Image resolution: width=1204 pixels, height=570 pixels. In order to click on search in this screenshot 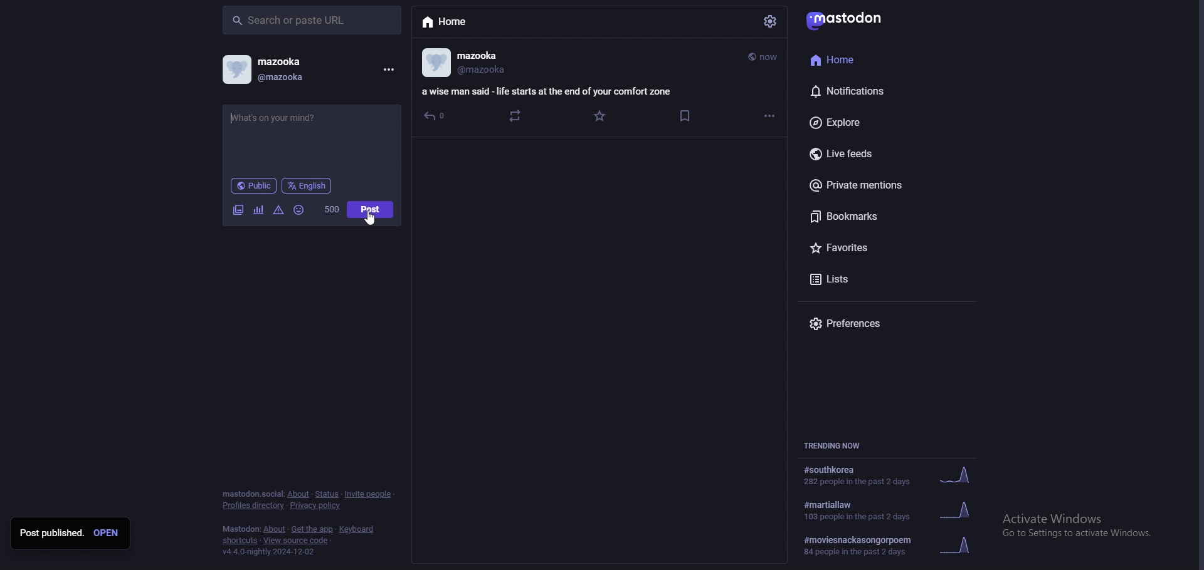, I will do `click(312, 20)`.